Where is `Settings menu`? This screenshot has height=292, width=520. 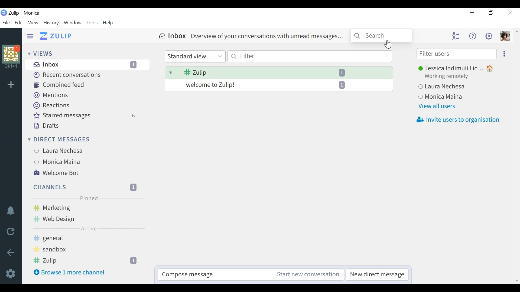 Settings menu is located at coordinates (489, 36).